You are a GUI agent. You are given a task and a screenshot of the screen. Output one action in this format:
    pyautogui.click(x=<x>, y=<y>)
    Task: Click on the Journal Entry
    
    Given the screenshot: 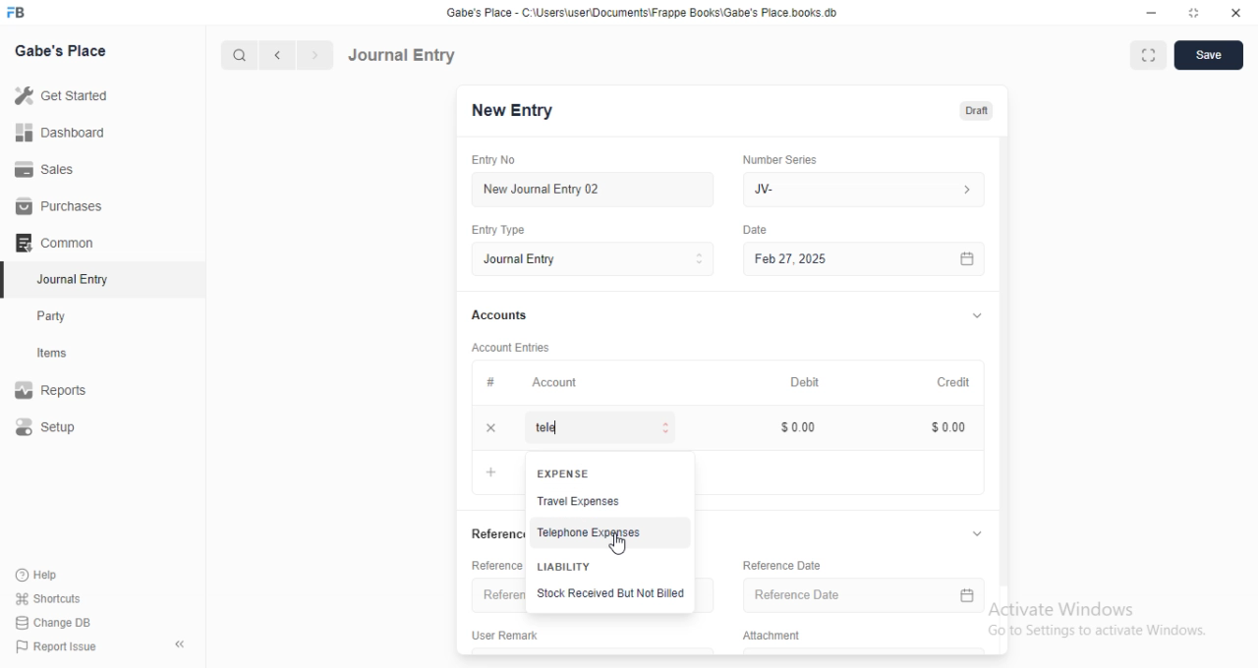 What is the action you would take?
    pyautogui.click(x=405, y=54)
    